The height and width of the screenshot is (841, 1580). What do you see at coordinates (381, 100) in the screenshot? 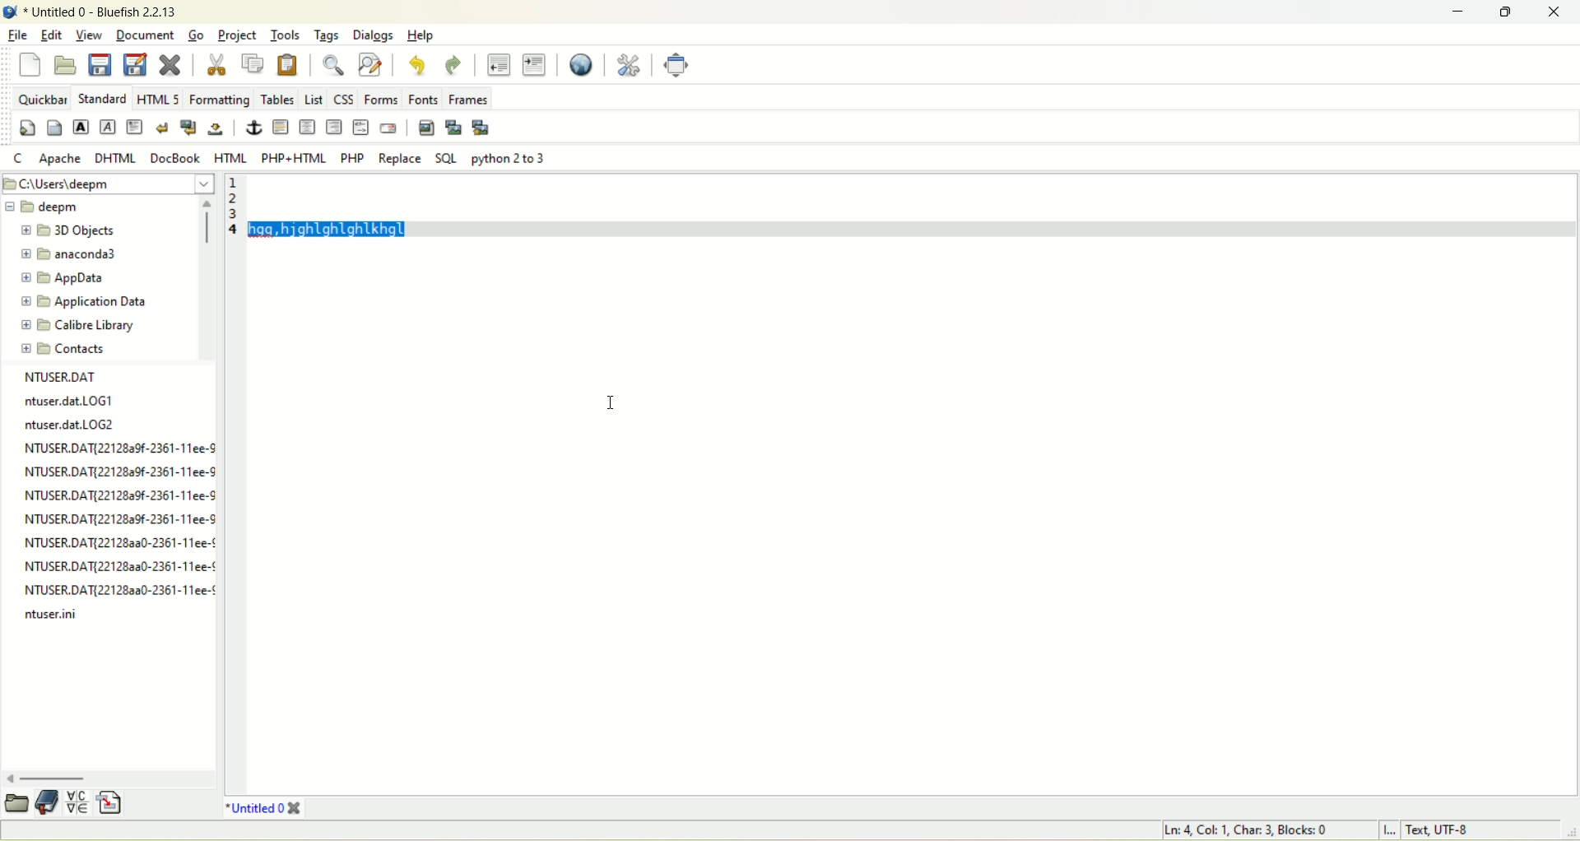
I see `forms` at bounding box center [381, 100].